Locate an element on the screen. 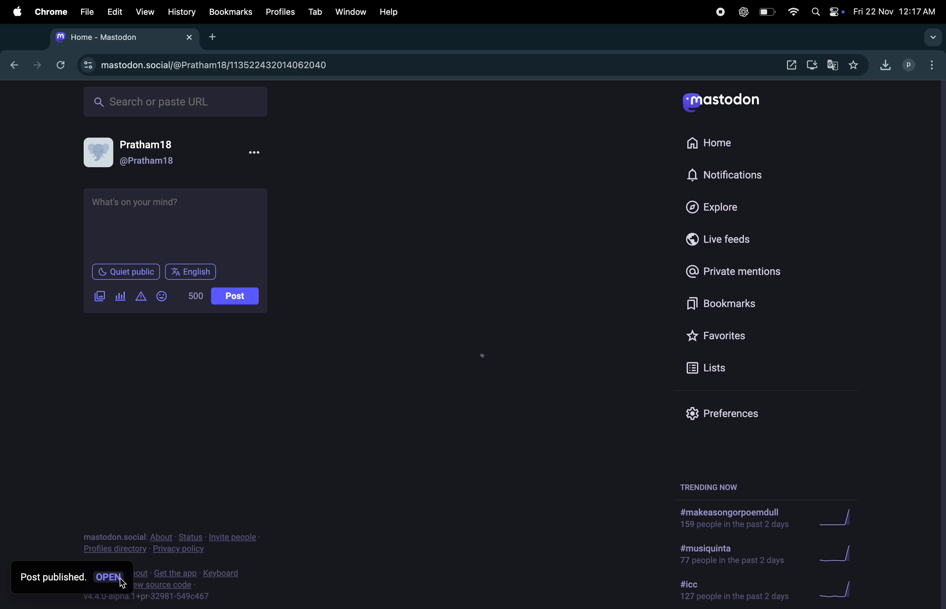 The image size is (946, 609). post published is located at coordinates (53, 581).